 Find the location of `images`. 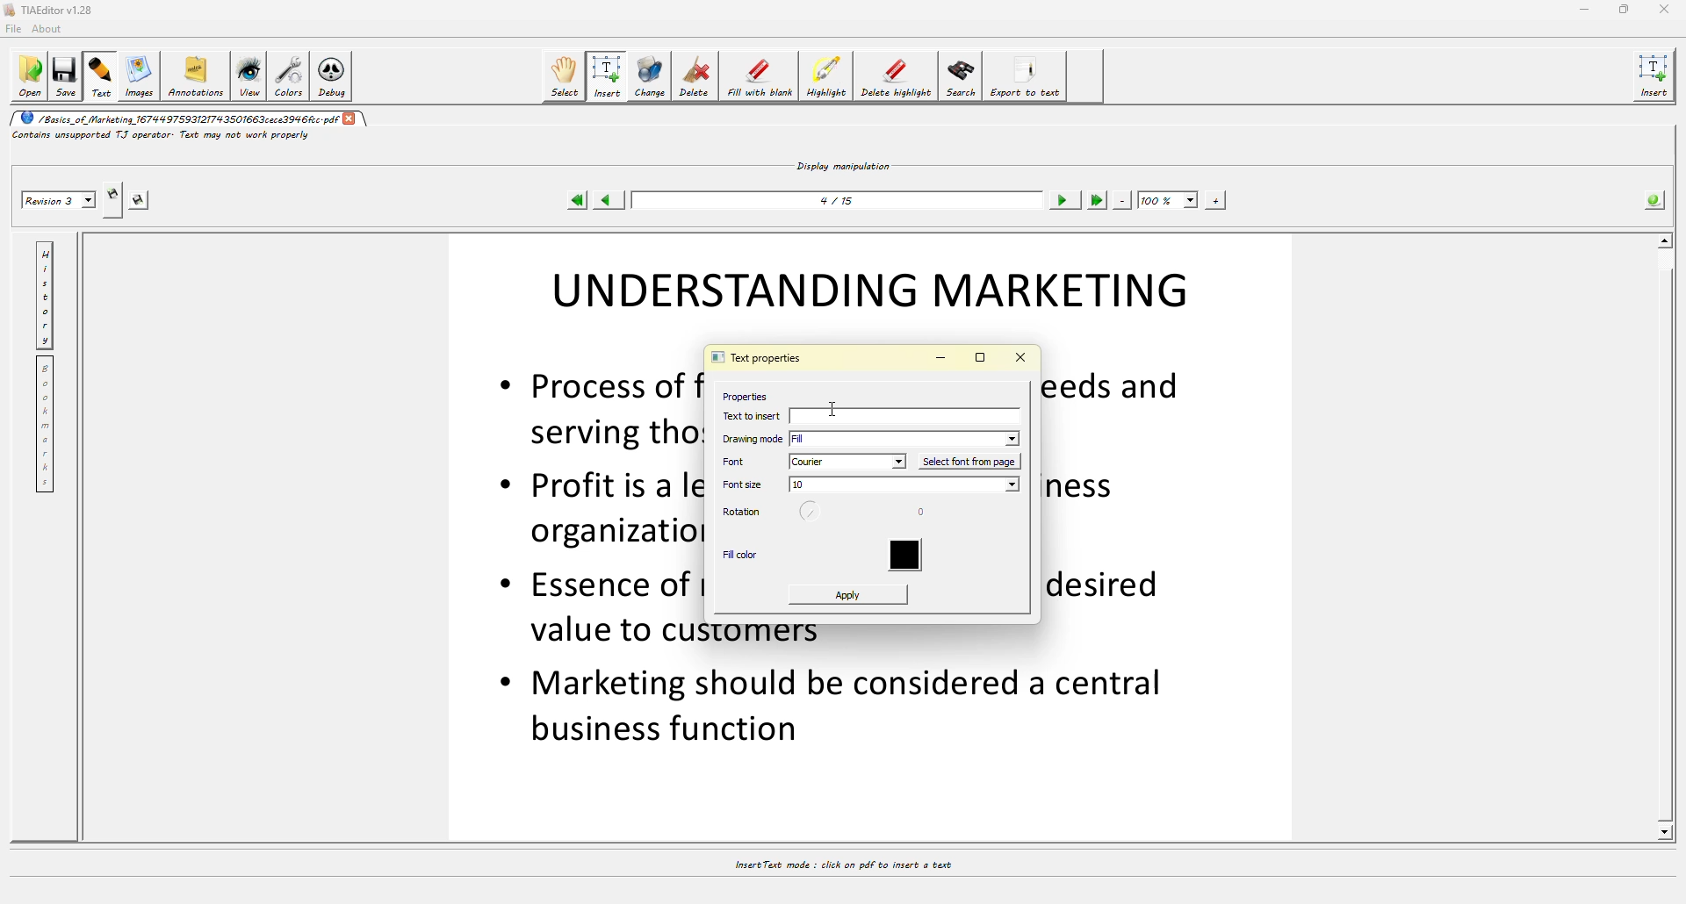

images is located at coordinates (137, 75).